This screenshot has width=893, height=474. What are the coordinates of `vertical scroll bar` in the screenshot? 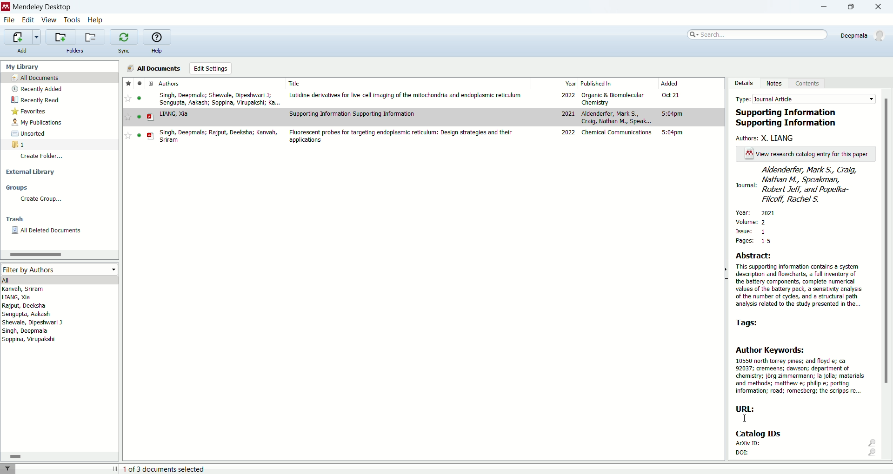 It's located at (887, 277).